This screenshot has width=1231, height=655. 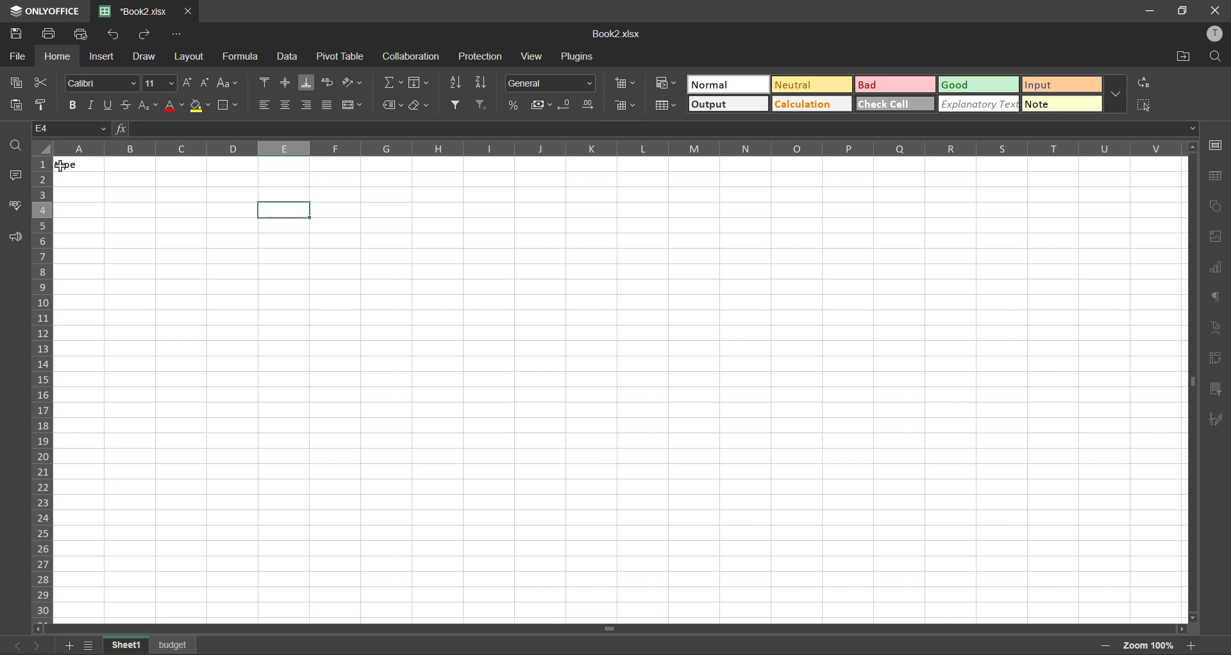 I want to click on row numbers, so click(x=42, y=389).